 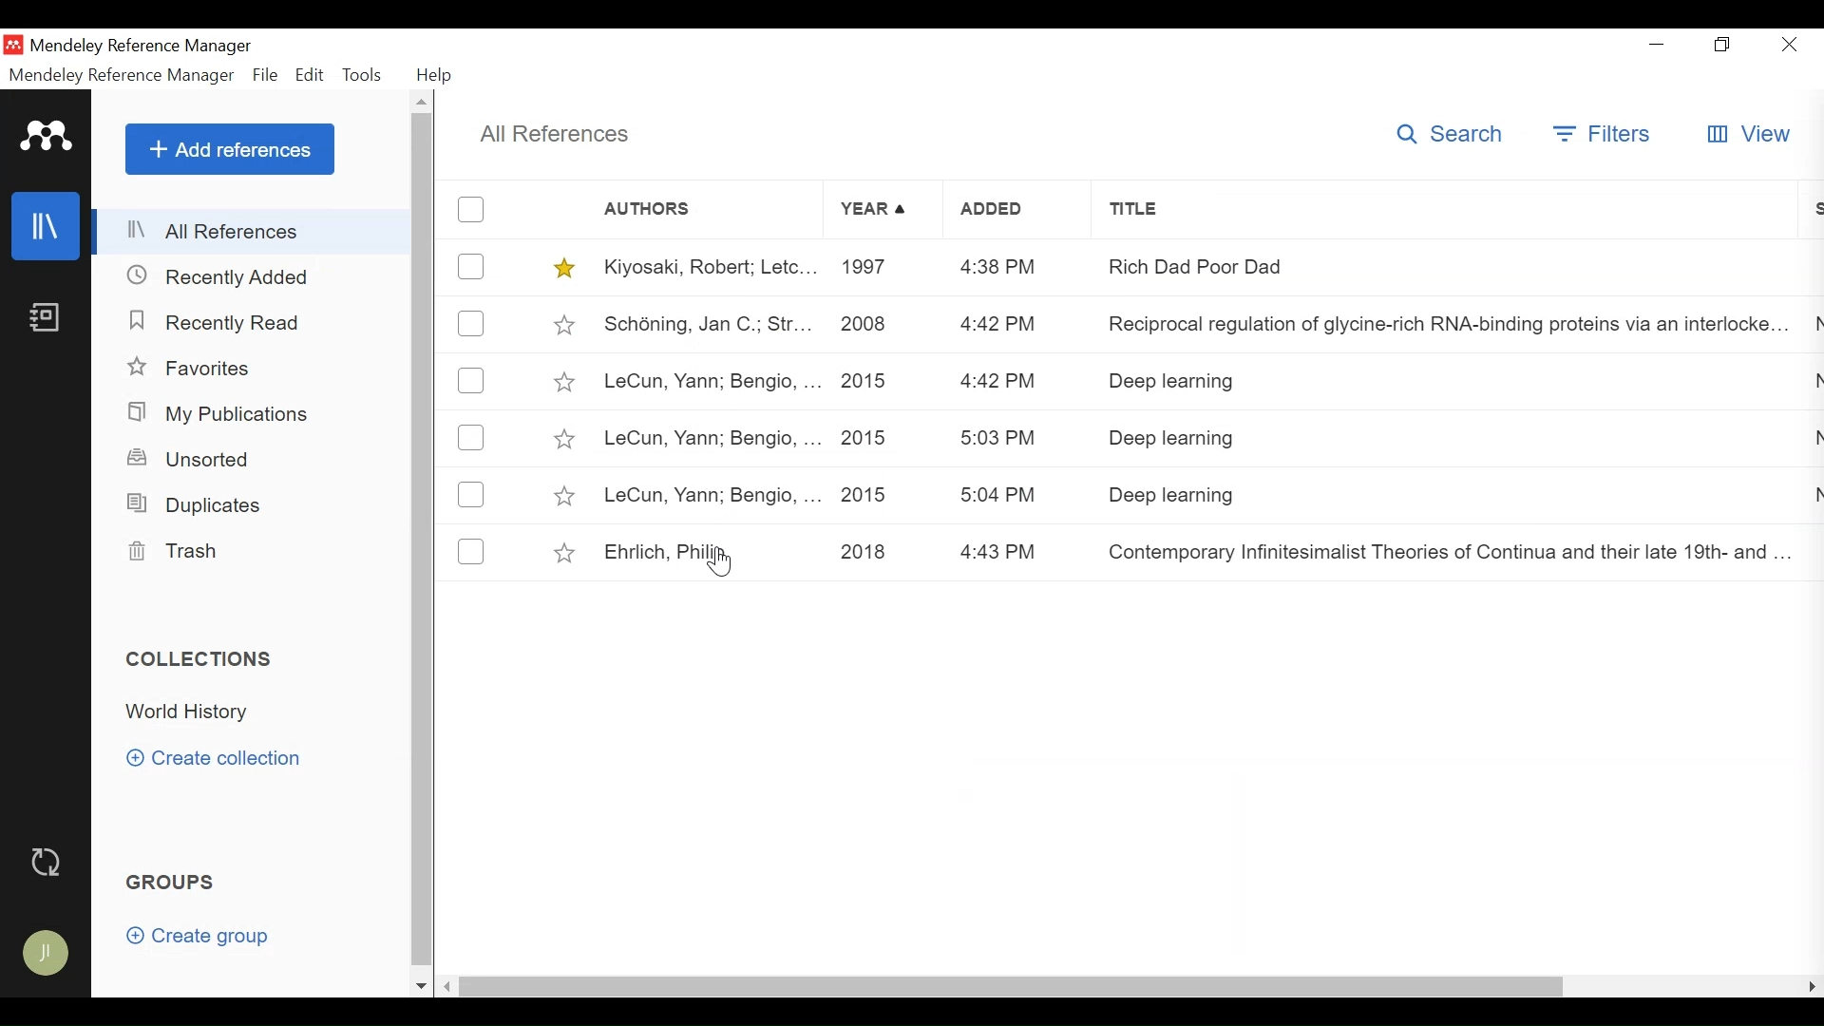 I want to click on Tools, so click(x=363, y=77).